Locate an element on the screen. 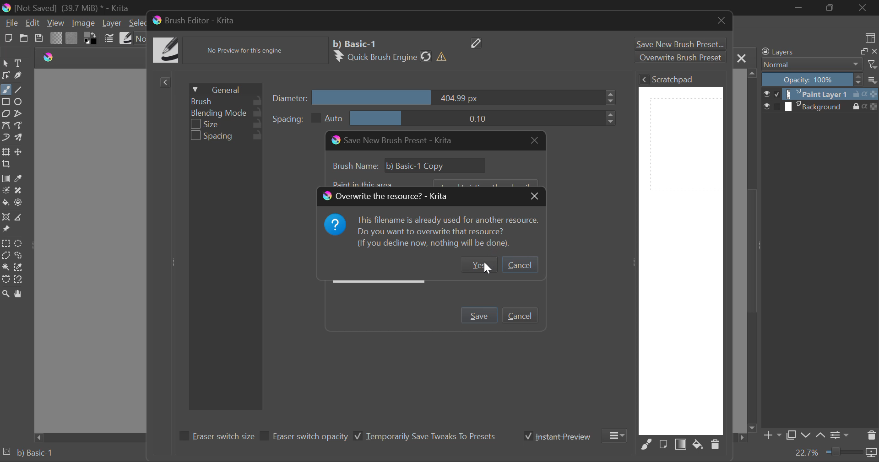 This screenshot has height=462, width=879. Zoom 22.7% is located at coordinates (834, 453).